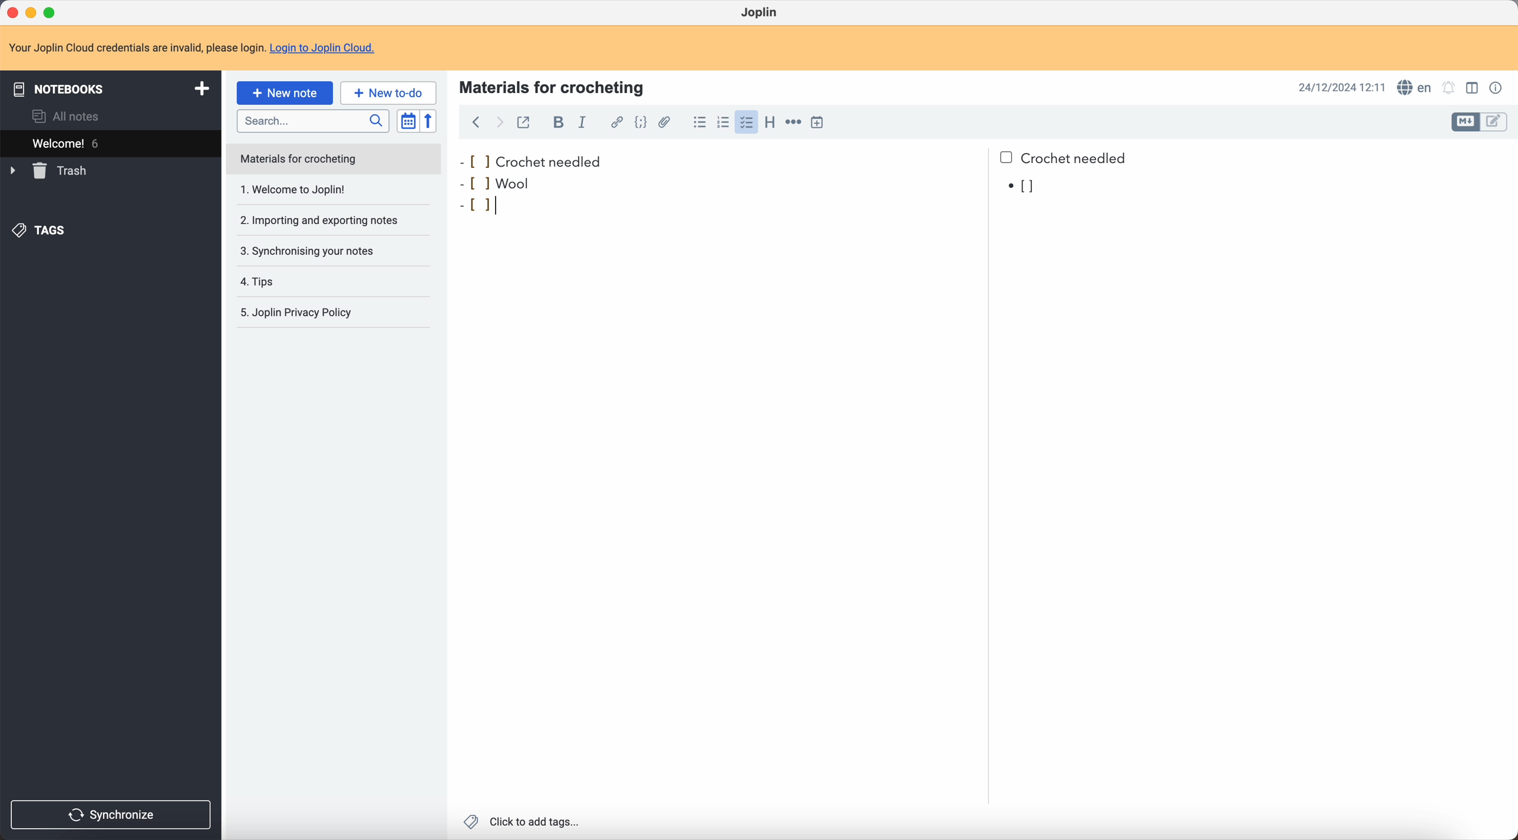 Image resolution: width=1518 pixels, height=840 pixels. What do you see at coordinates (614, 122) in the screenshot?
I see `hyperlink` at bounding box center [614, 122].